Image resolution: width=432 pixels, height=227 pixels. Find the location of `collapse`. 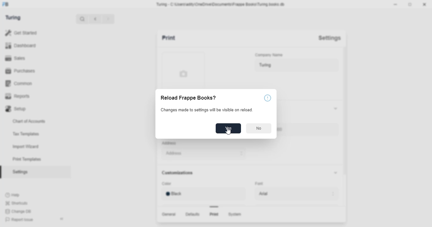

collapse is located at coordinates (337, 175).